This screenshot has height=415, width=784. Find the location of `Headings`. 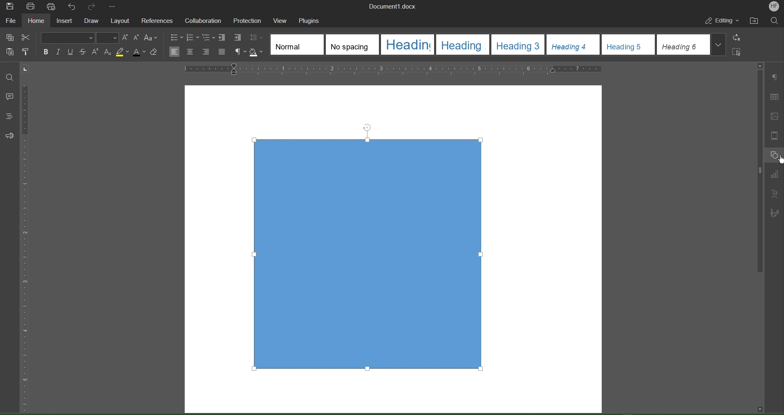

Headings is located at coordinates (10, 116).